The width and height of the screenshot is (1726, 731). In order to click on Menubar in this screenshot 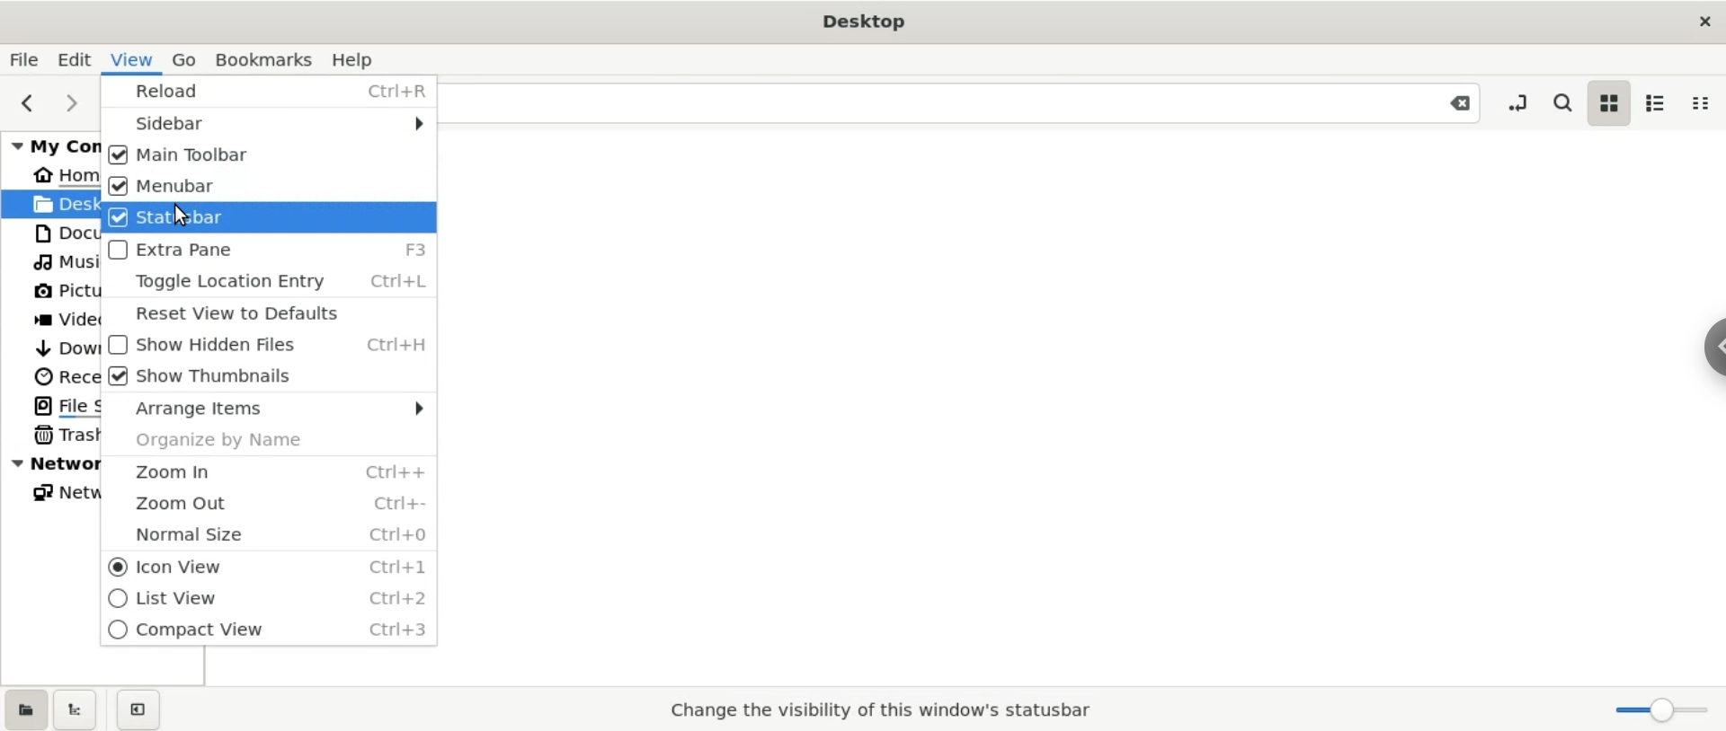, I will do `click(266, 187)`.